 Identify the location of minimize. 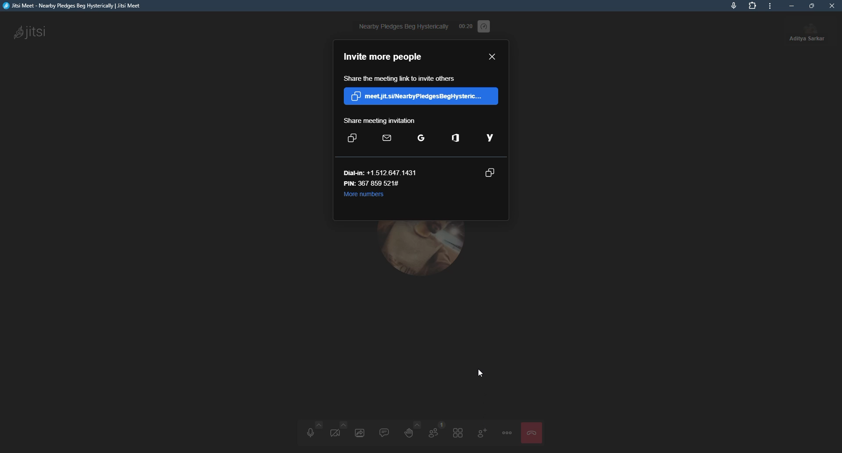
(792, 6).